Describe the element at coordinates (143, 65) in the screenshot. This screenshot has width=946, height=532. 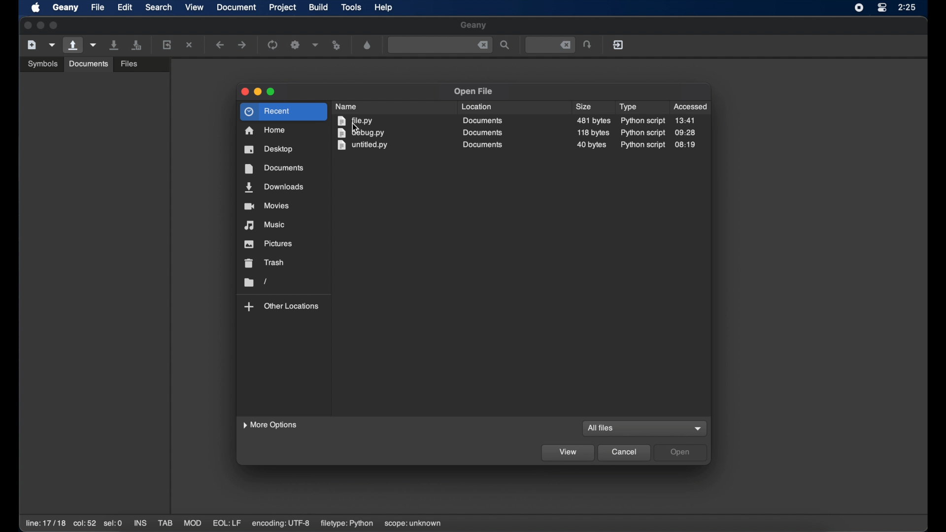
I see `open an existing file` at that location.